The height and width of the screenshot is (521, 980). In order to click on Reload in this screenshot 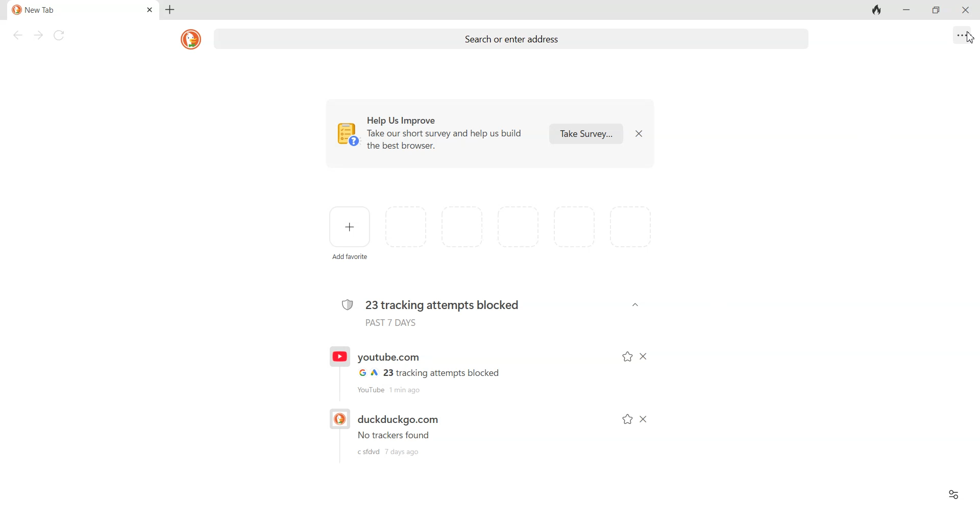, I will do `click(60, 35)`.